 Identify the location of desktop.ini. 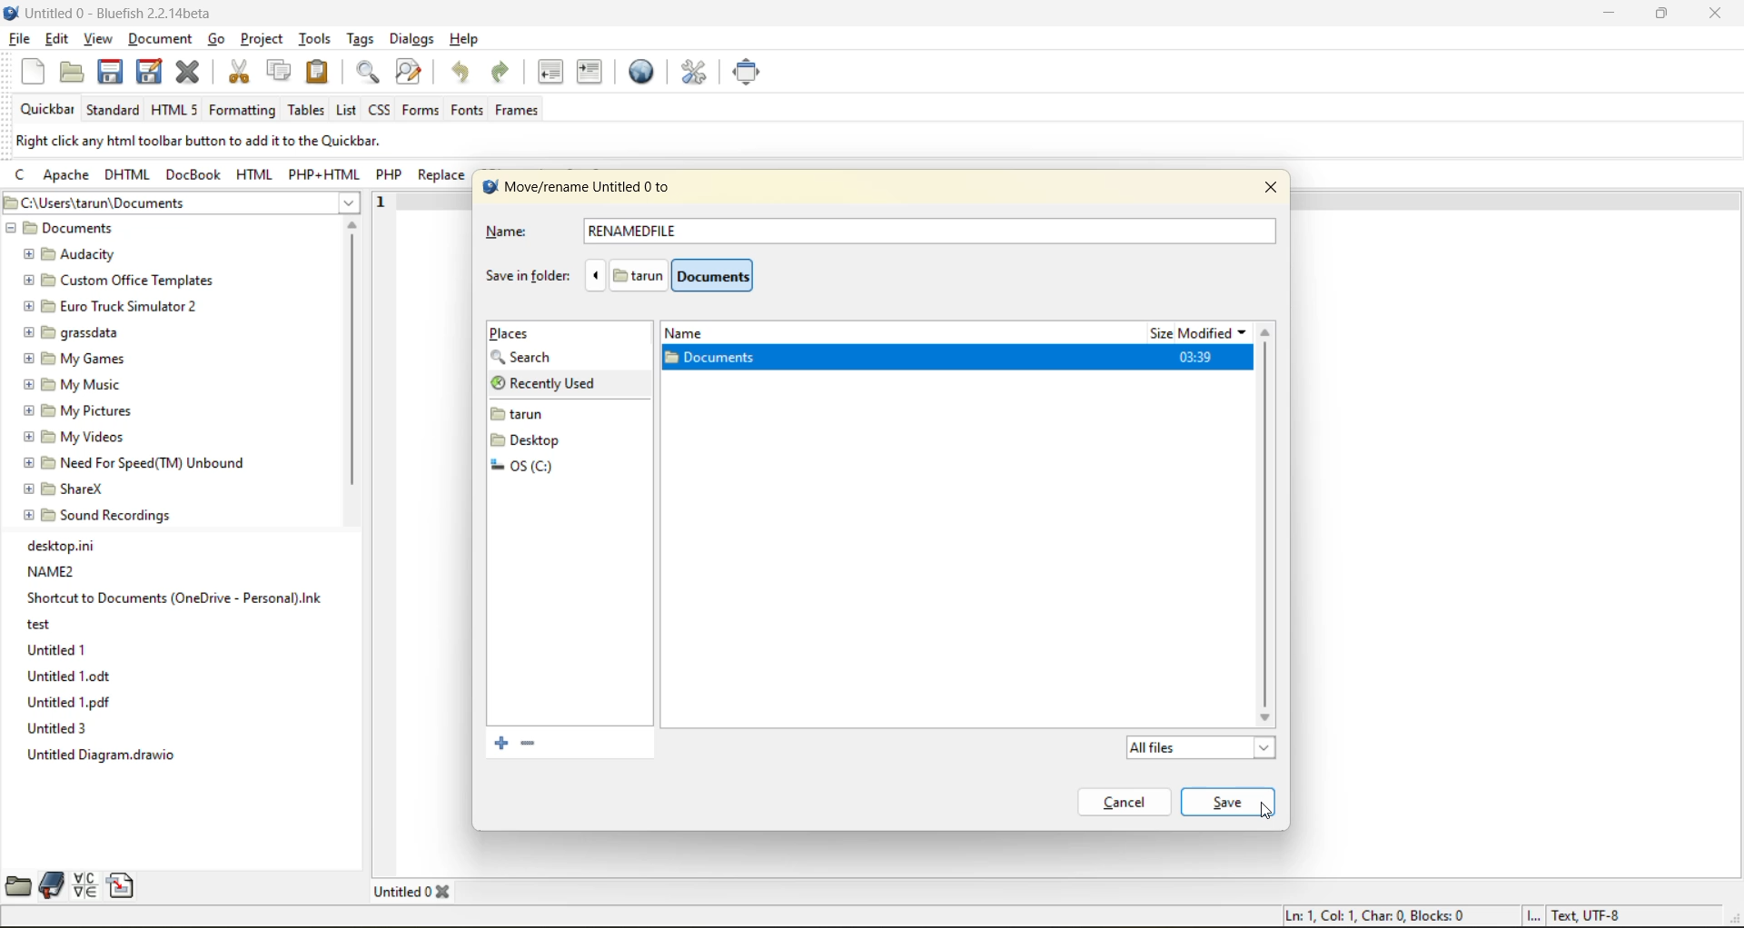
(65, 544).